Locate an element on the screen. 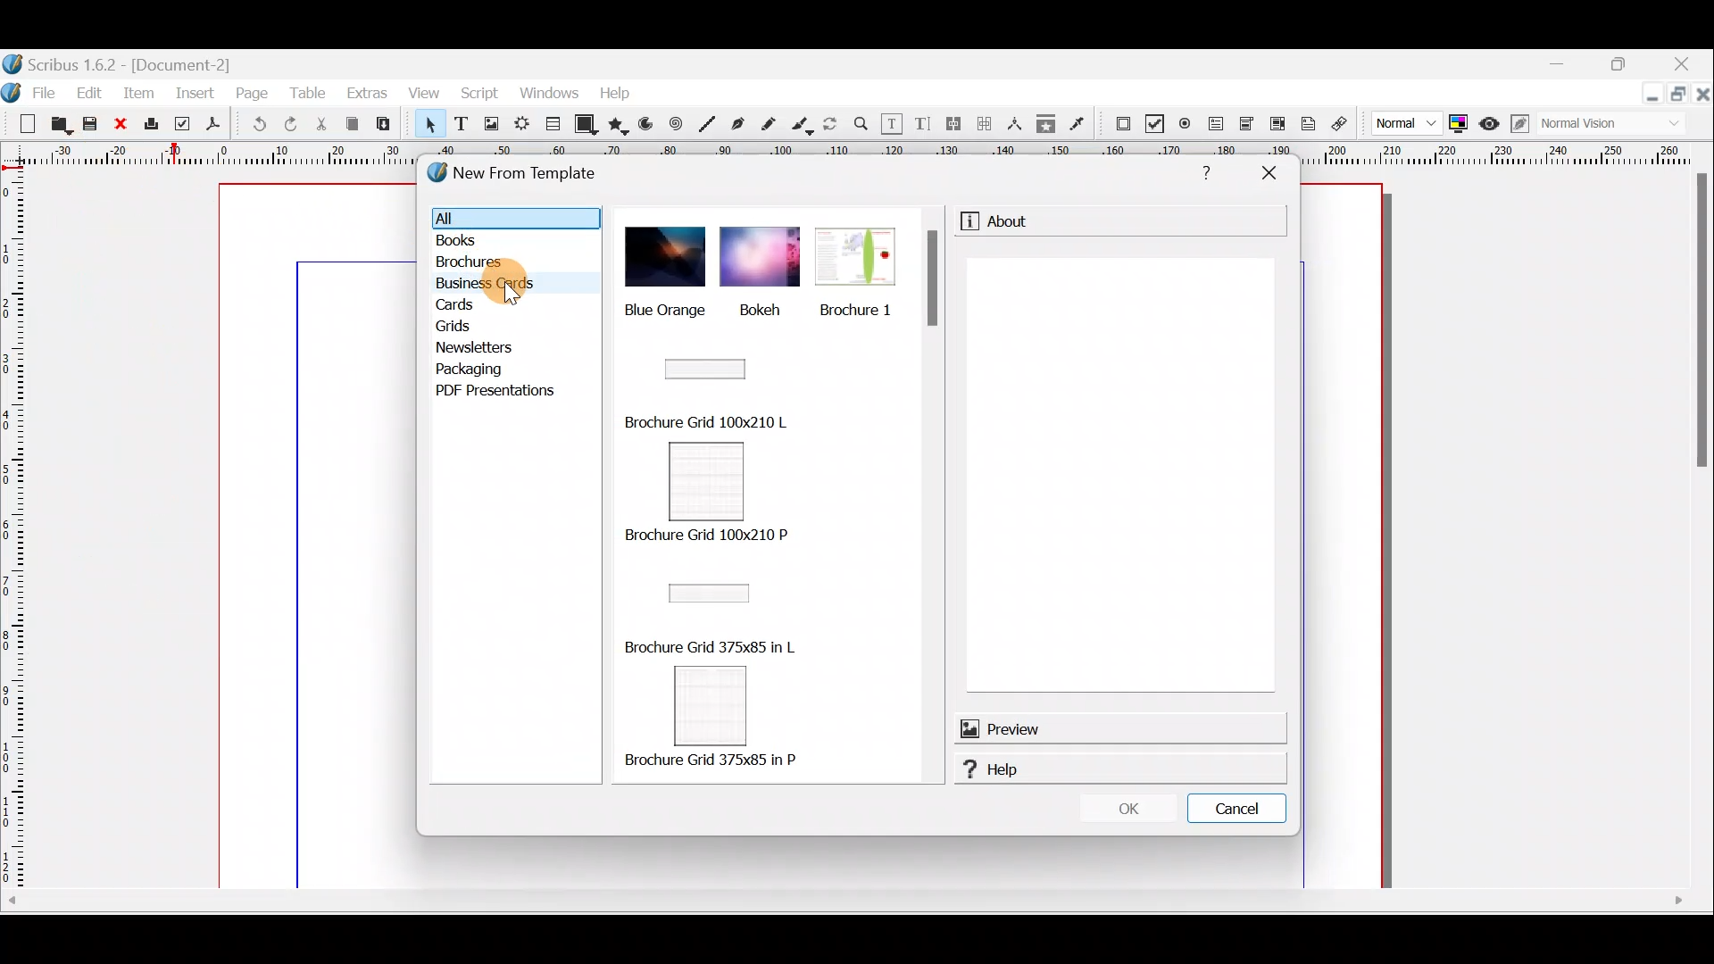 This screenshot has height=964, width=1714. Brochure grid image is located at coordinates (703, 367).